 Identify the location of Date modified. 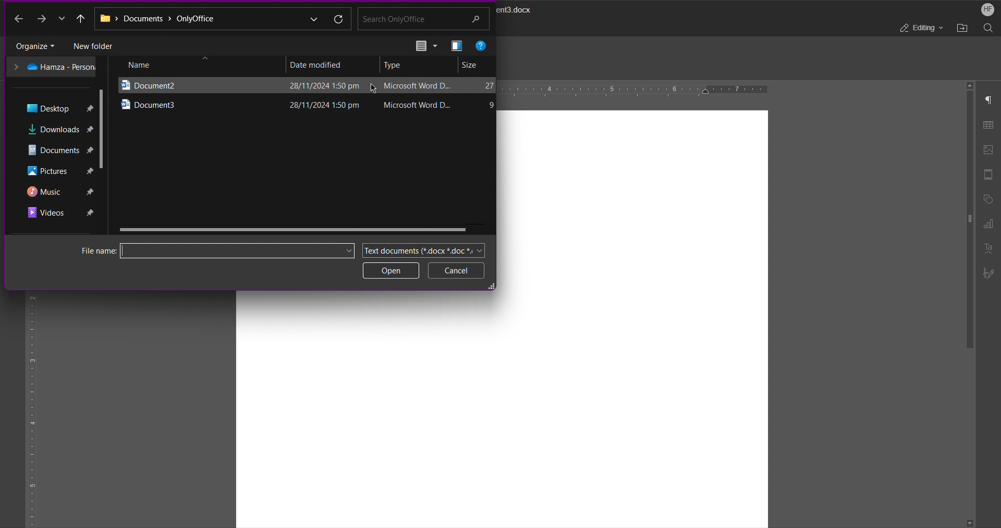
(317, 64).